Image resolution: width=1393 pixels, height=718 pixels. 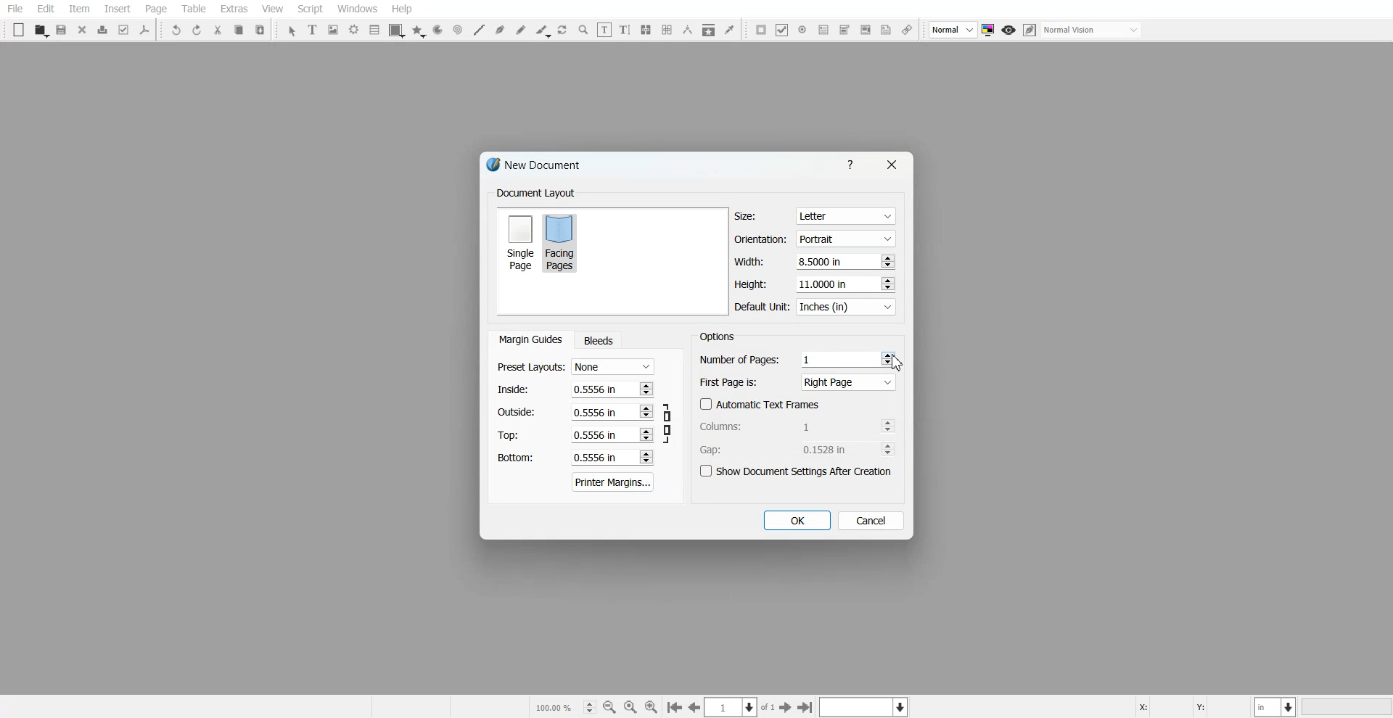 I want to click on PDF List Box, so click(x=865, y=30).